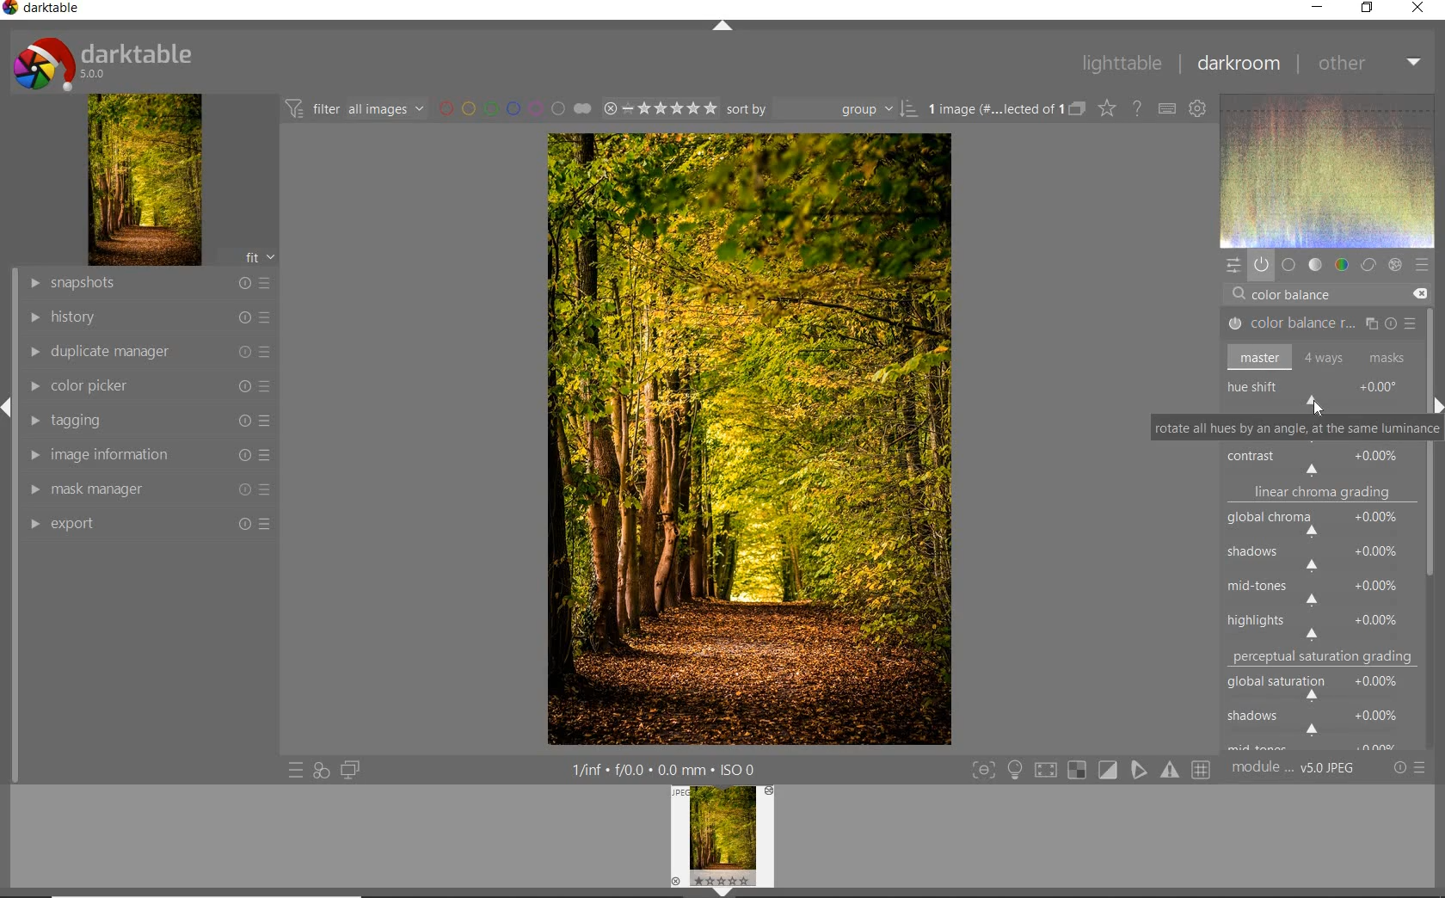 This screenshot has width=1445, height=898. I want to click on display a second darkroom image window, so click(347, 770).